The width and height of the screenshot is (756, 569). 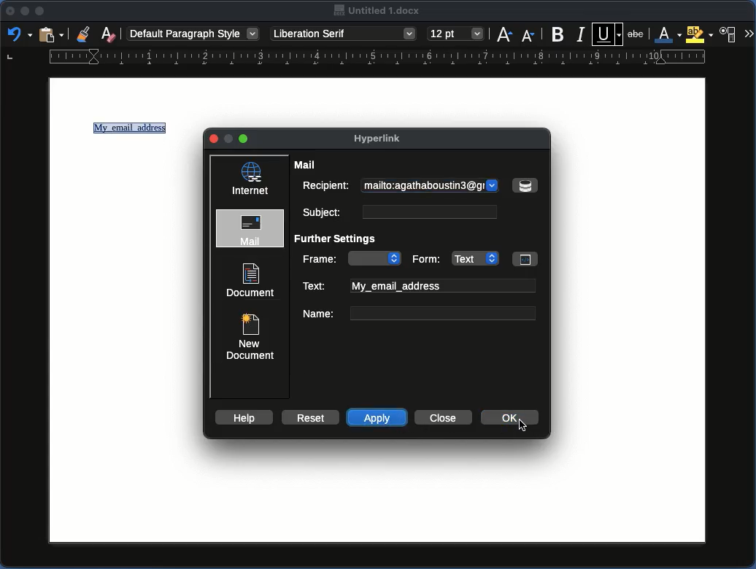 What do you see at coordinates (525, 185) in the screenshot?
I see `Symbol` at bounding box center [525, 185].